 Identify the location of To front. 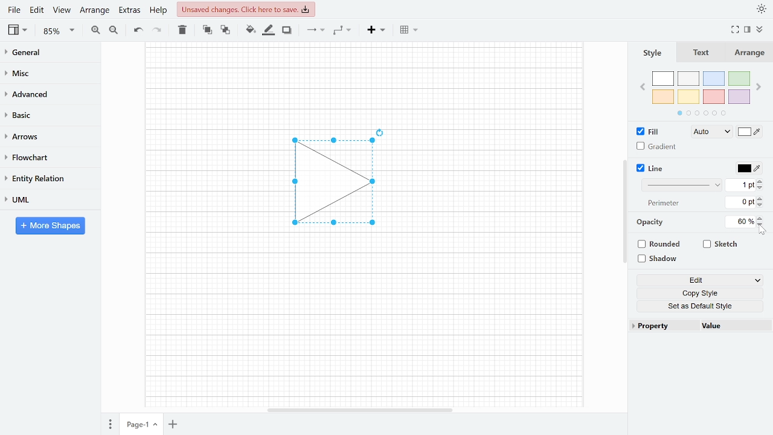
(207, 30).